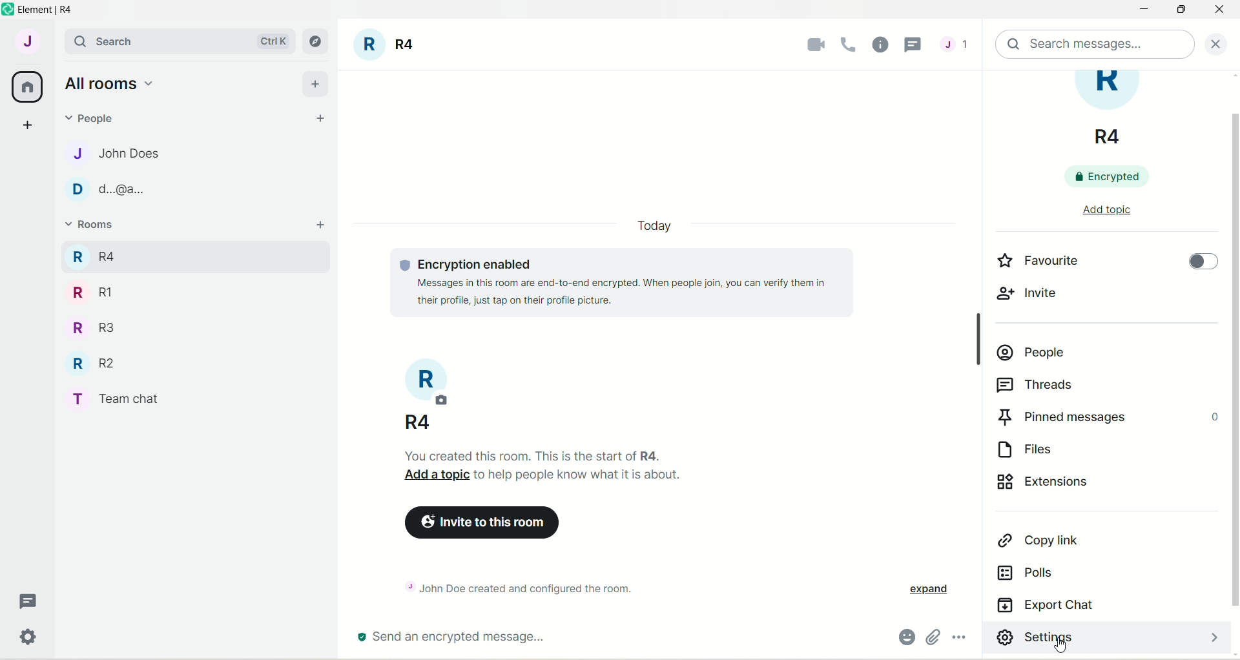  I want to click on threads, so click(1041, 386).